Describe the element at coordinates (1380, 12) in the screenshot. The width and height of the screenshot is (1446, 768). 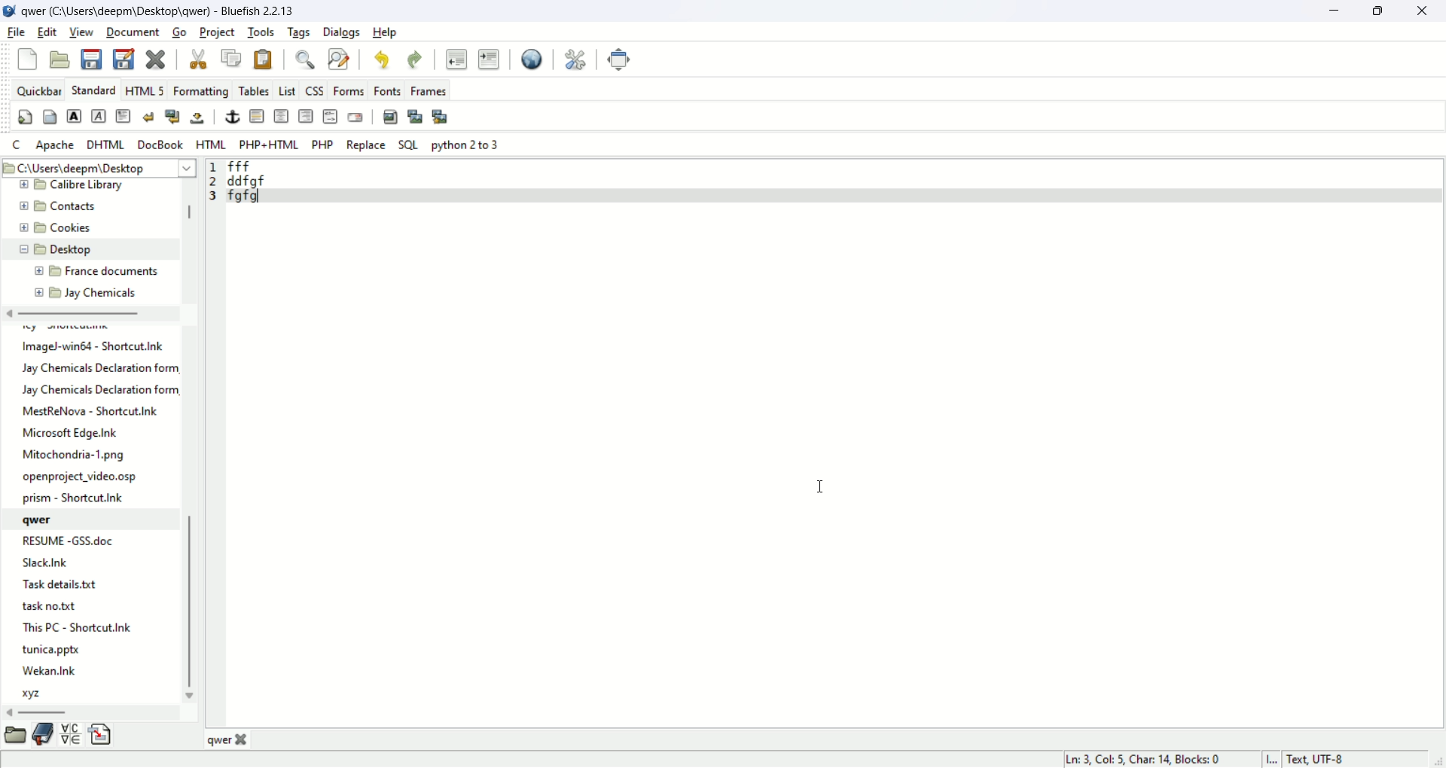
I see `maximize` at that location.